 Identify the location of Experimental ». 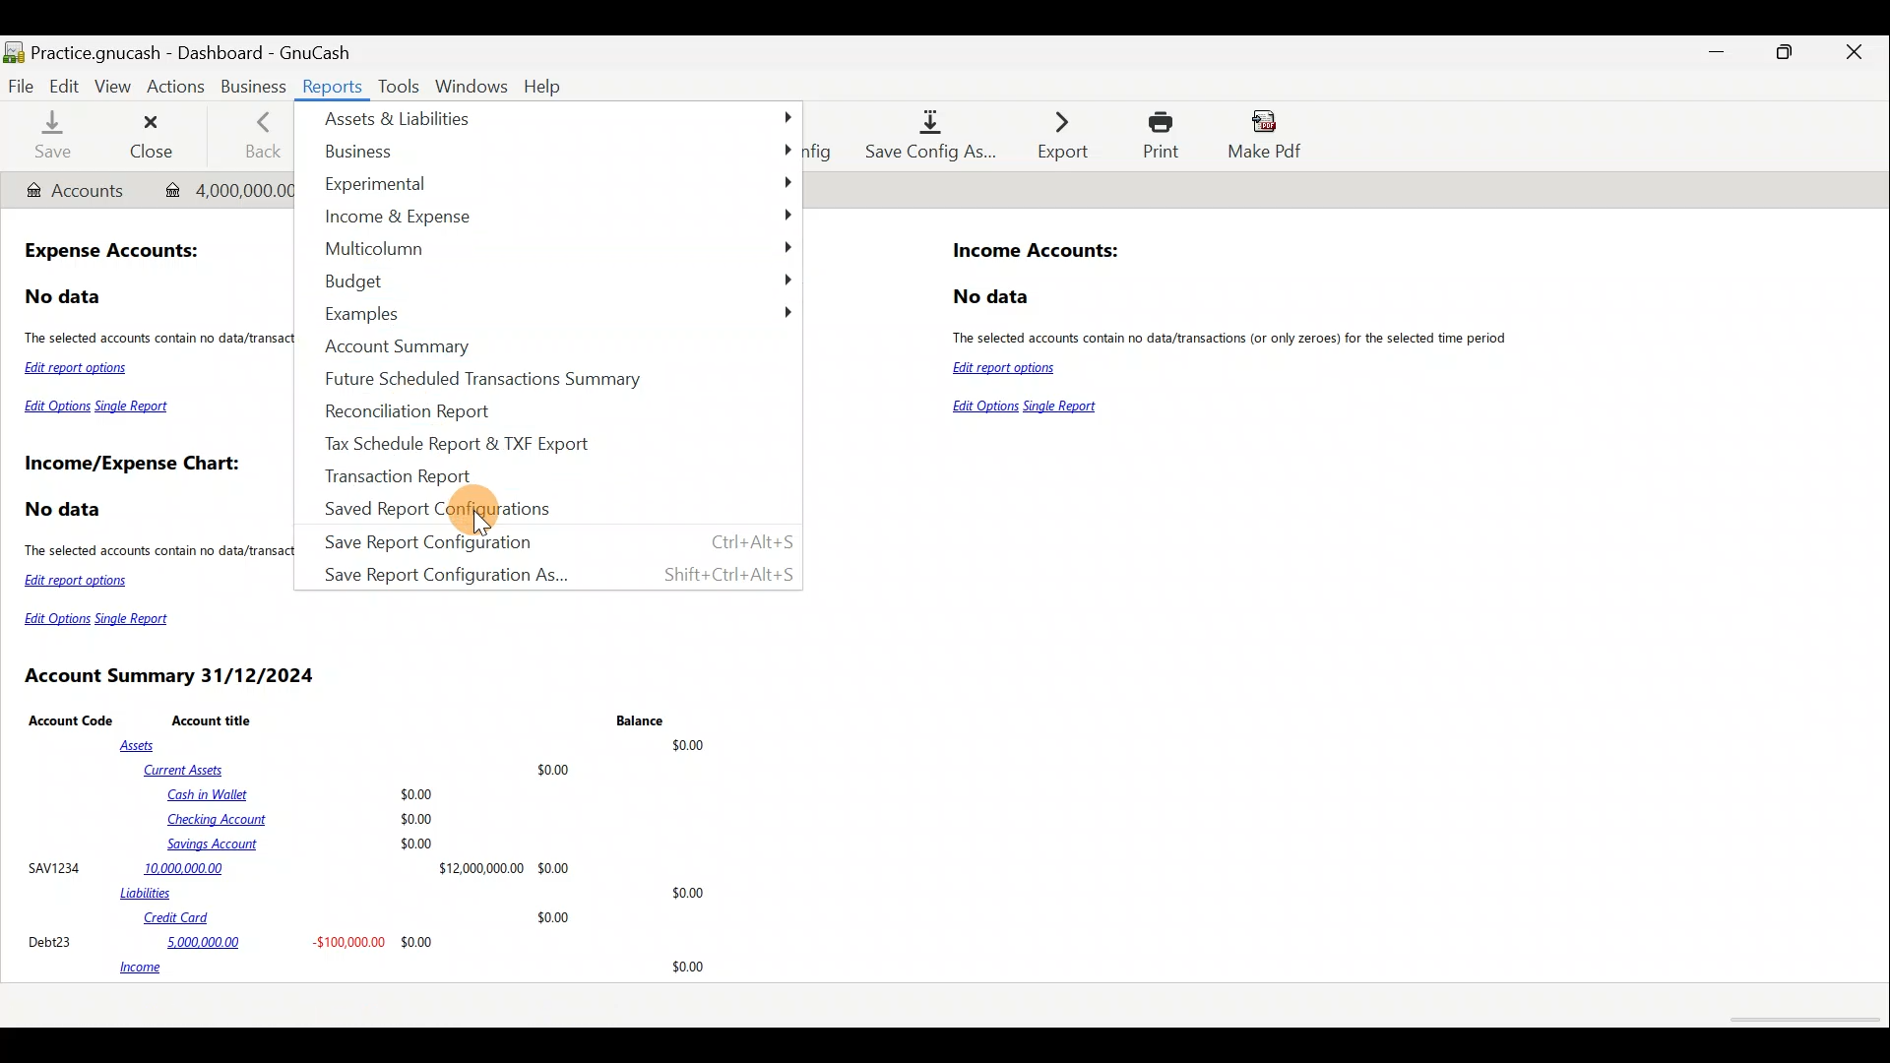
(561, 184).